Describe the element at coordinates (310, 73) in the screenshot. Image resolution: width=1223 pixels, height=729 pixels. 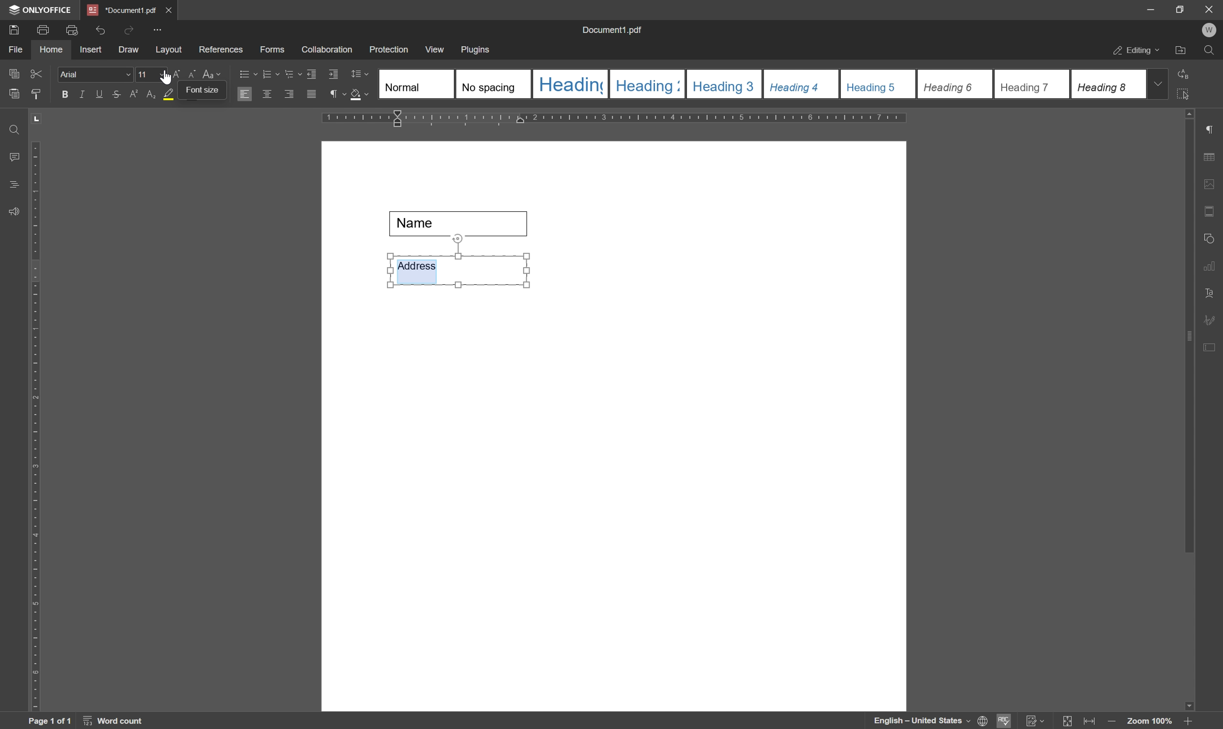
I see `decrease indent` at that location.